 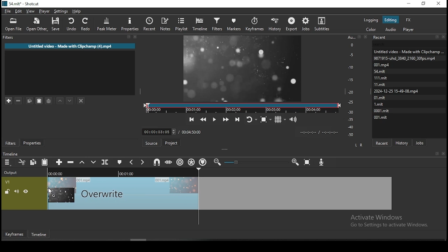 I want to click on project, so click(x=172, y=142).